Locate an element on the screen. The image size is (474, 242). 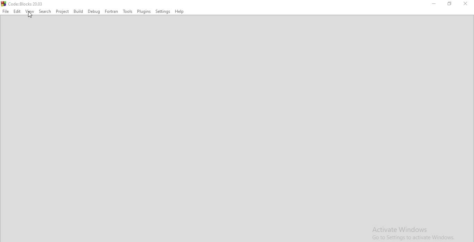
Restore is located at coordinates (449, 4).